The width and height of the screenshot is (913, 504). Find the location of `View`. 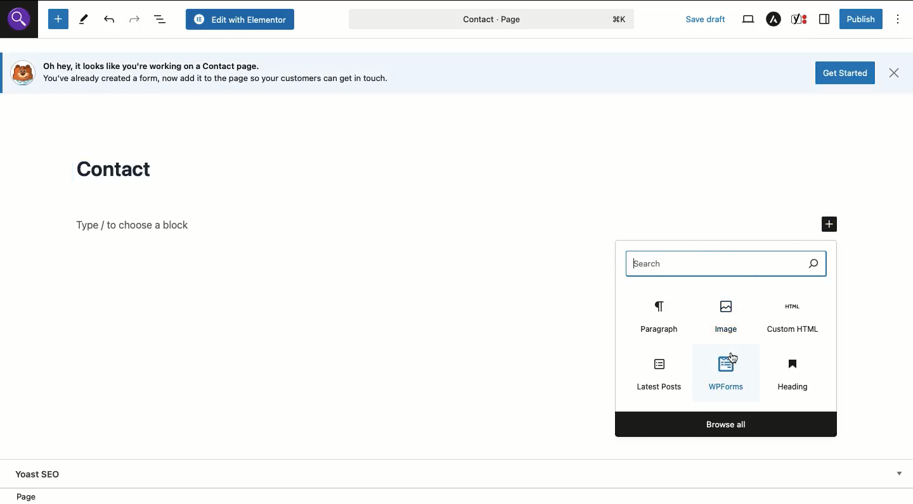

View is located at coordinates (747, 18).